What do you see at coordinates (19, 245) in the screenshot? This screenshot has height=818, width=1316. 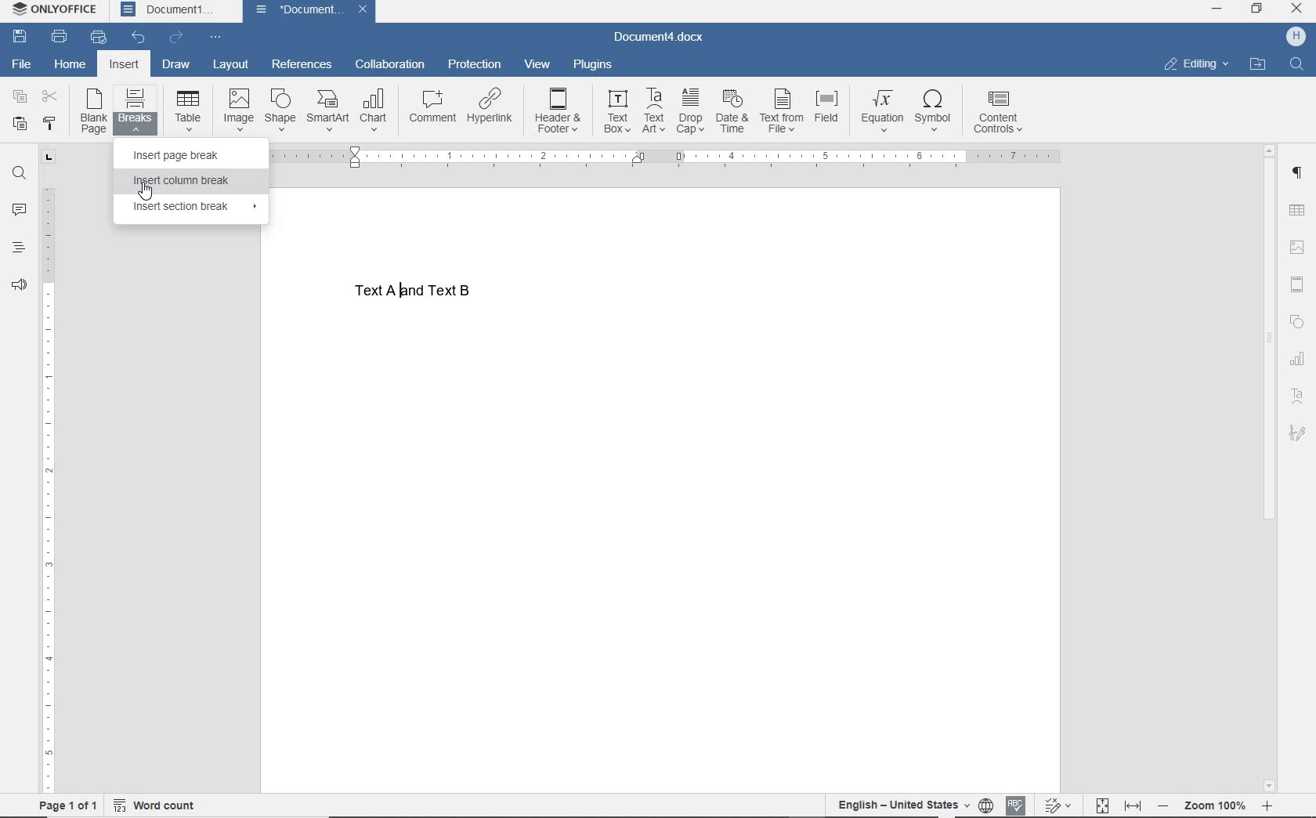 I see `HEADINGS` at bounding box center [19, 245].